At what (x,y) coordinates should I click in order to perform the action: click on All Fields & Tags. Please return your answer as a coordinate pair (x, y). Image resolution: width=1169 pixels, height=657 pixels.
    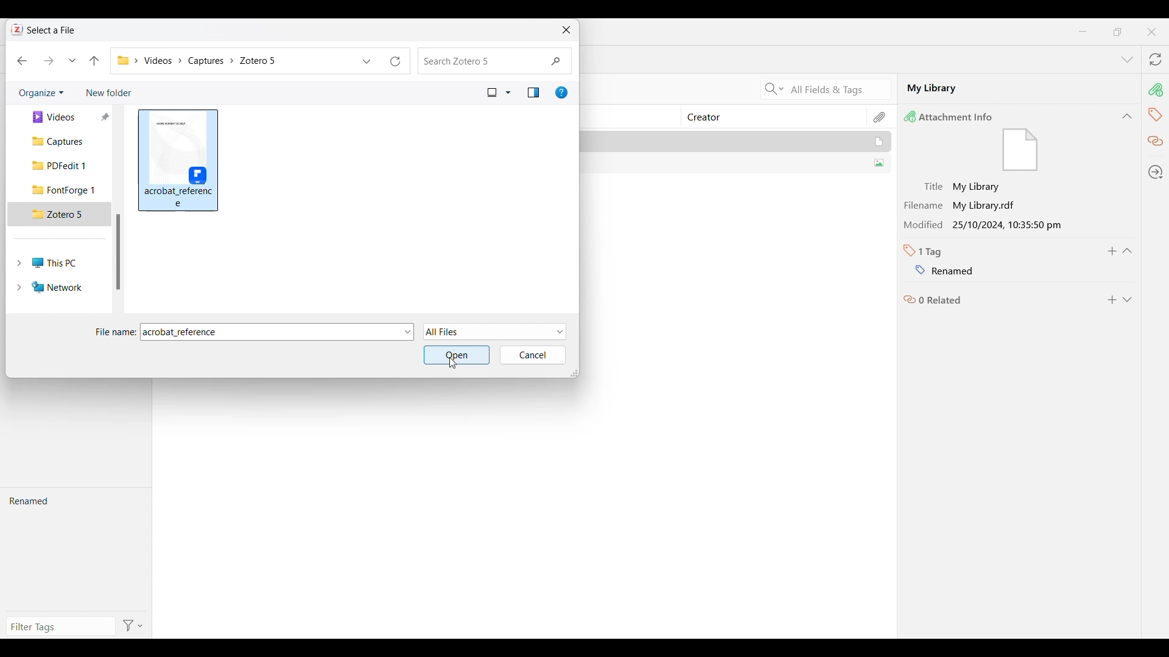
    Looking at the image, I should click on (840, 89).